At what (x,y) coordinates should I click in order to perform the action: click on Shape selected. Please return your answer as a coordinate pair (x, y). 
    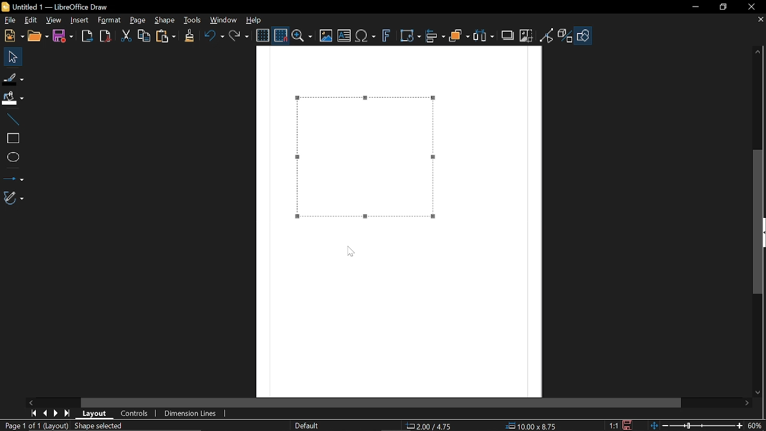
    Looking at the image, I should click on (109, 426).